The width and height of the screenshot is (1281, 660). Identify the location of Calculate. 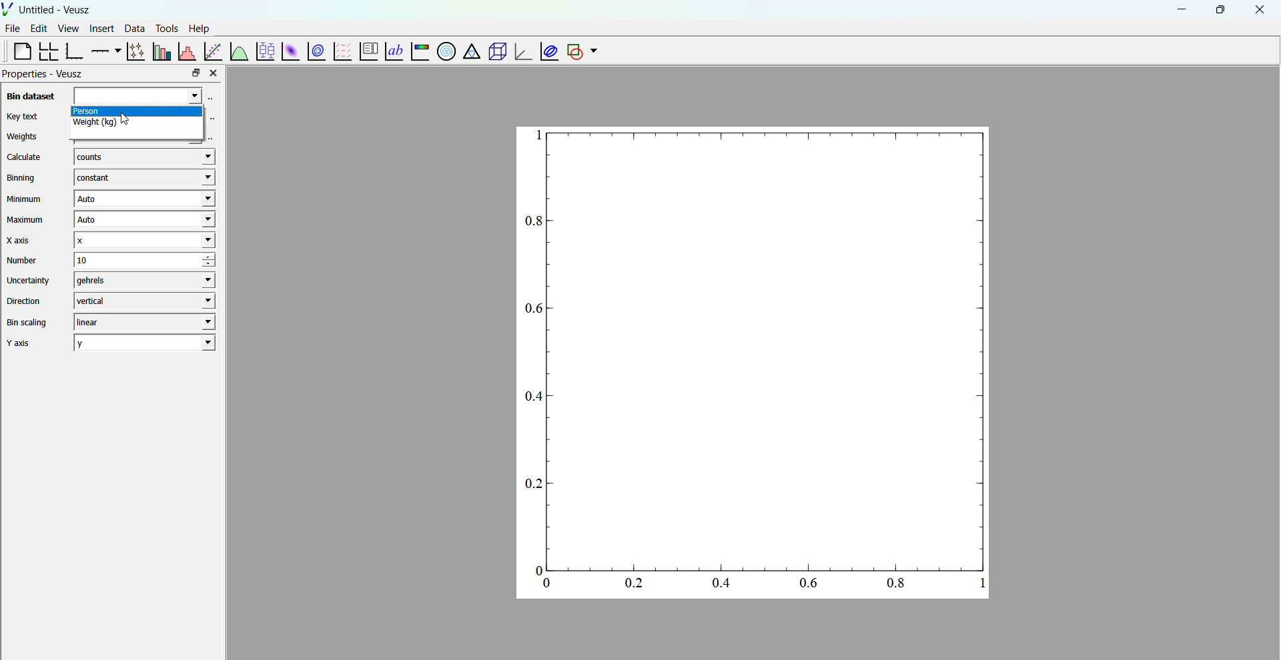
(24, 158).